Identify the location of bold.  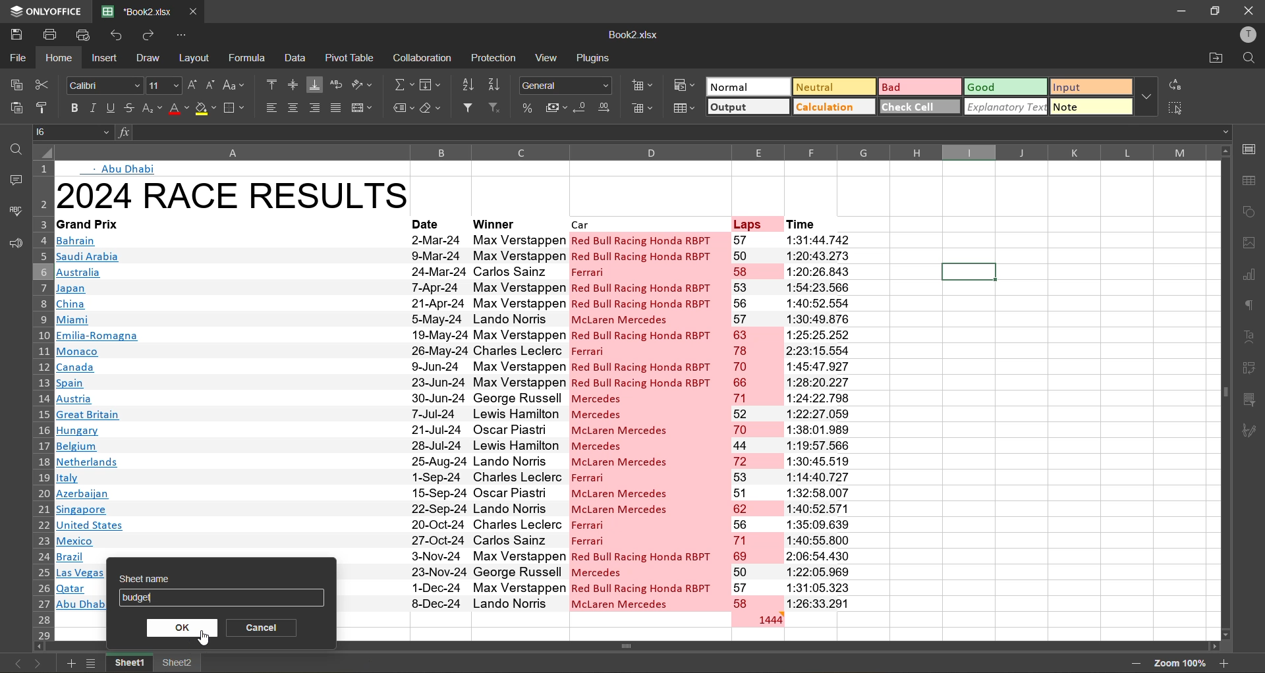
(71, 108).